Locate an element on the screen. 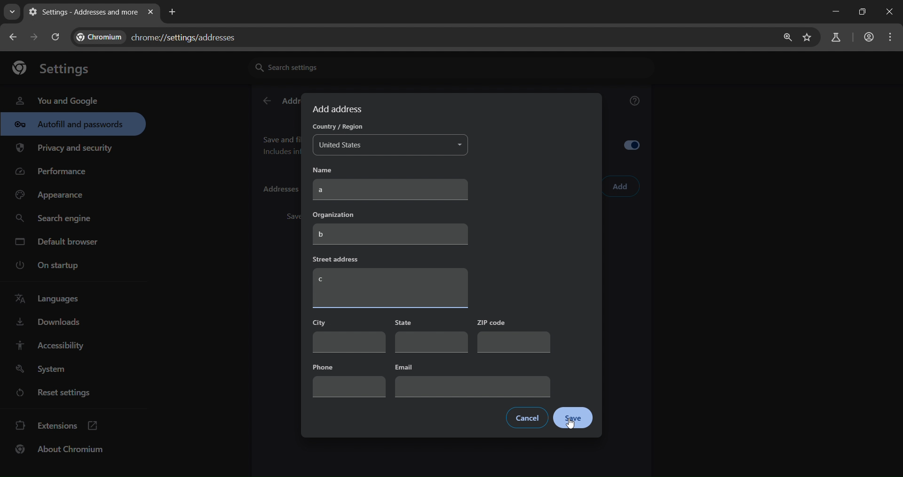  system is located at coordinates (43, 369).